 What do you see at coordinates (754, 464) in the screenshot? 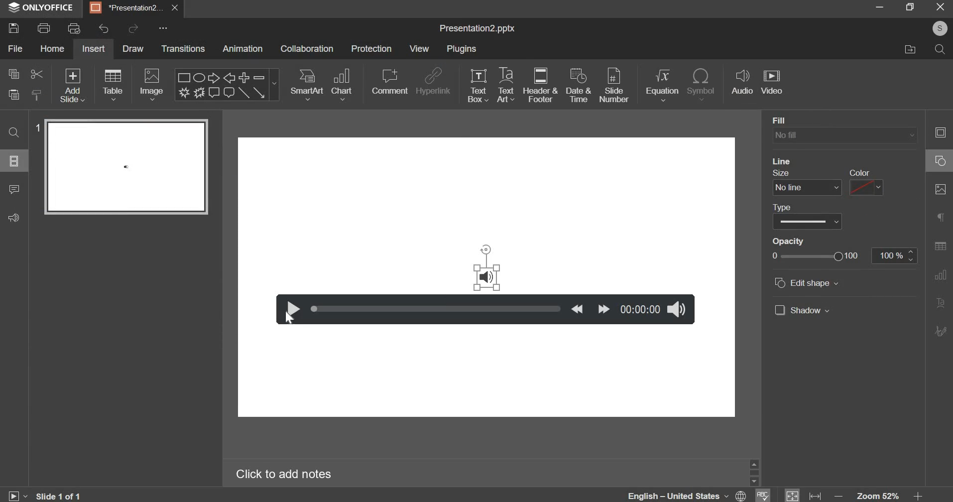
I see `scroll up` at bounding box center [754, 464].